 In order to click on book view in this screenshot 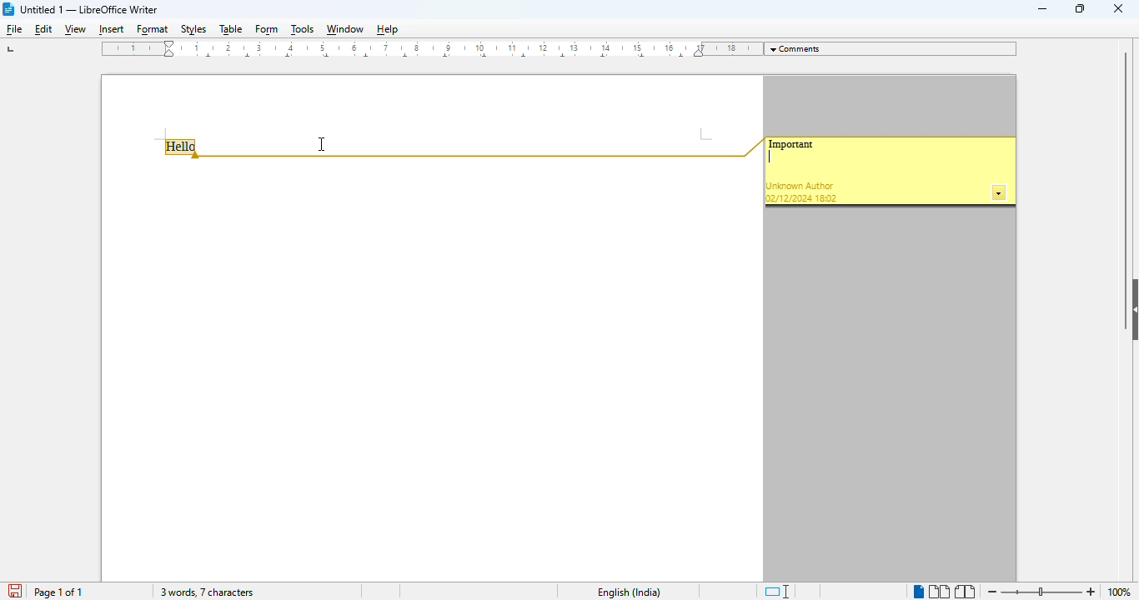, I will do `click(966, 592)`.